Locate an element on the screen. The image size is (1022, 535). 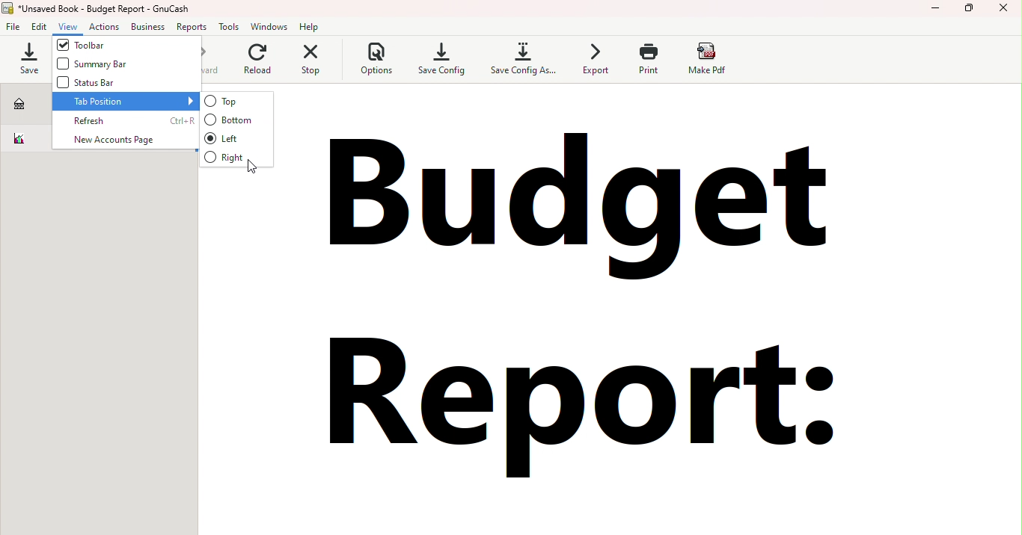
Close is located at coordinates (1003, 10).